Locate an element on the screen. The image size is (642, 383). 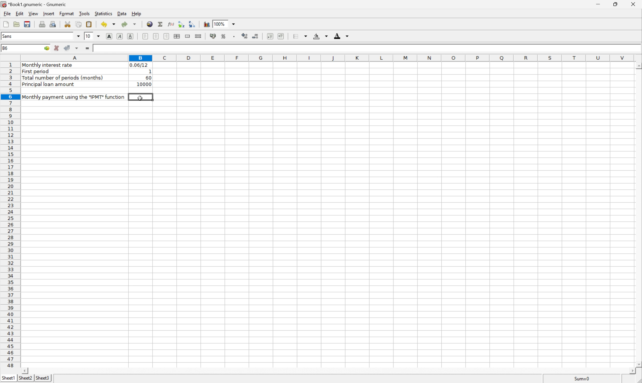
Increase indent, and align the contents to the left is located at coordinates (282, 36).